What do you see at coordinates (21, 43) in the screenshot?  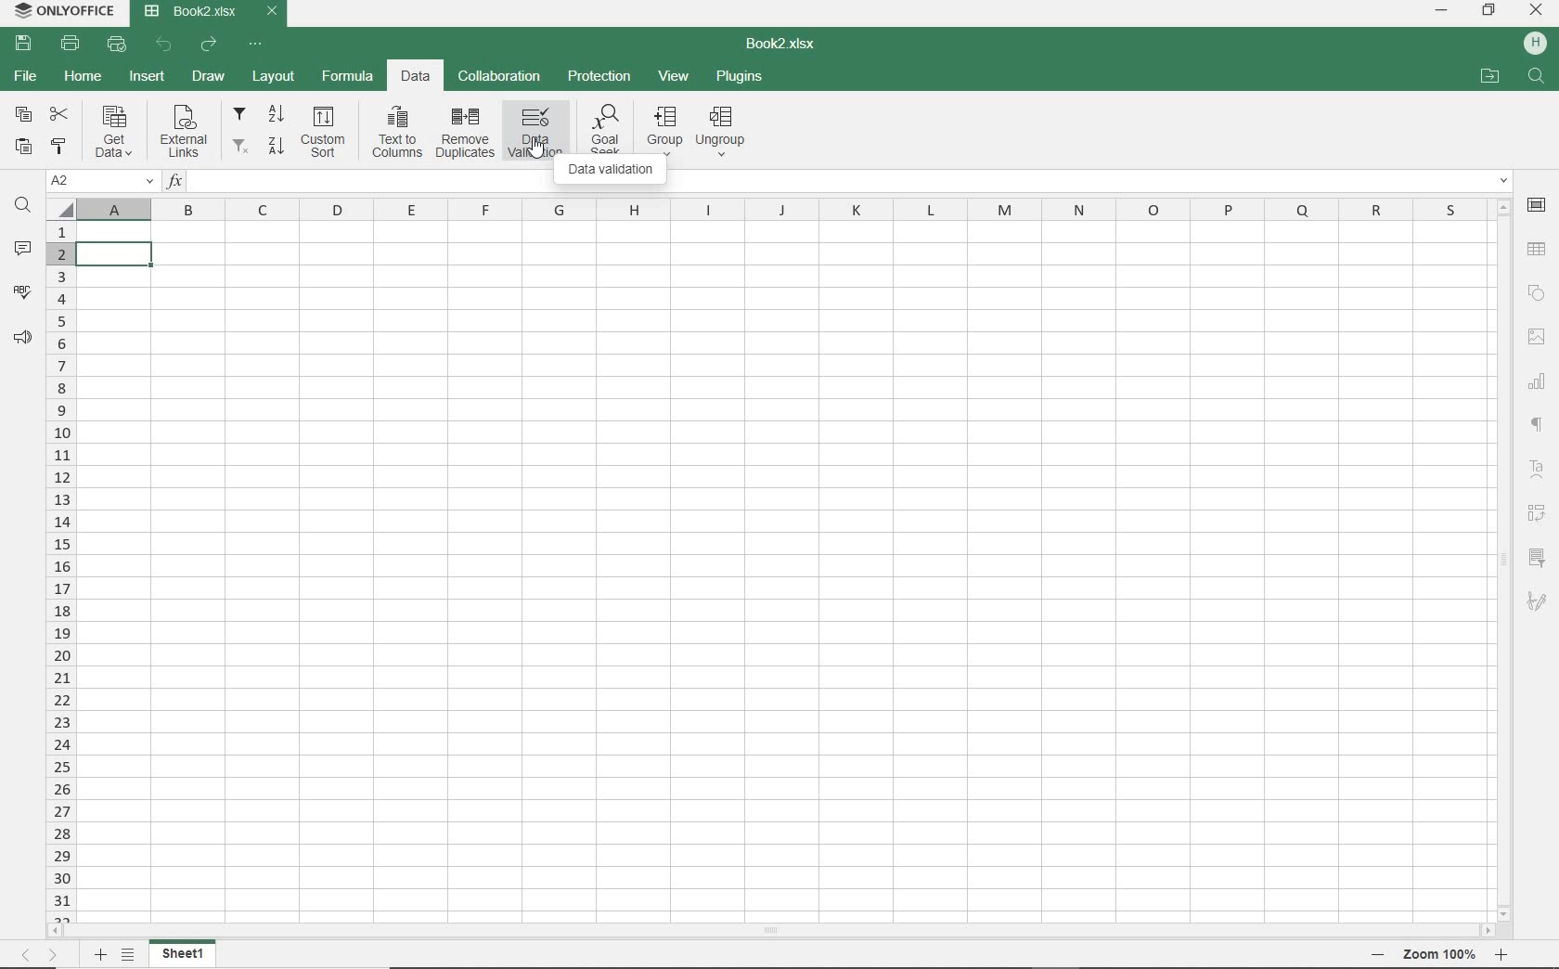 I see `SAVE` at bounding box center [21, 43].